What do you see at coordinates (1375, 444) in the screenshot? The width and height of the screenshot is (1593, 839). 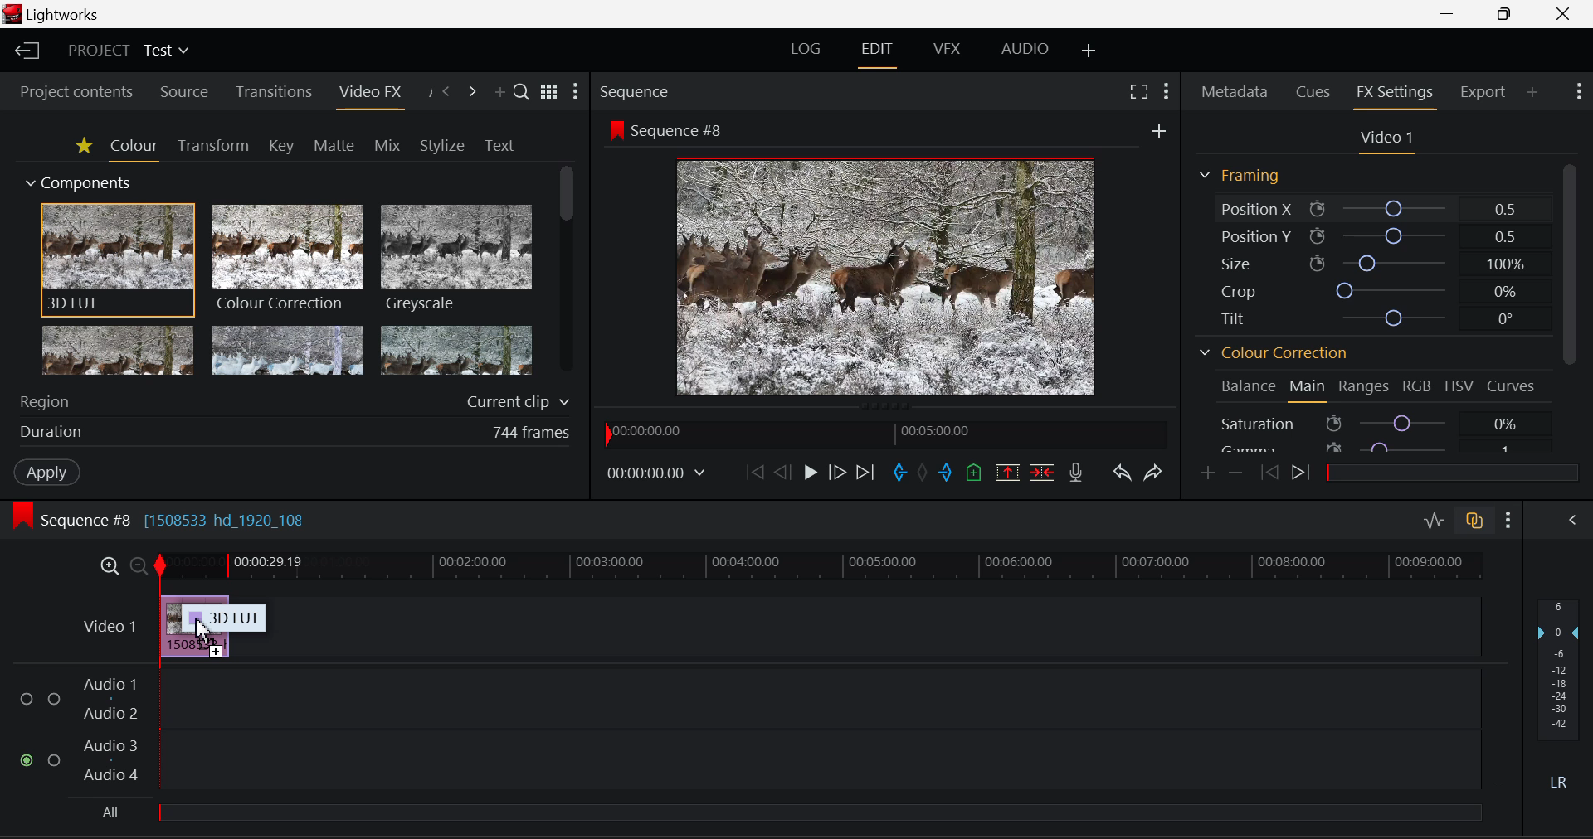 I see `Gamma` at bounding box center [1375, 444].